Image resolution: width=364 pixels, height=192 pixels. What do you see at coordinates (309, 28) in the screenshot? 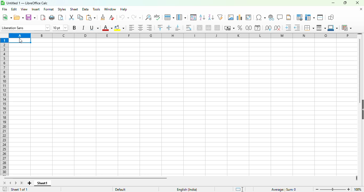
I see `borders` at bounding box center [309, 28].